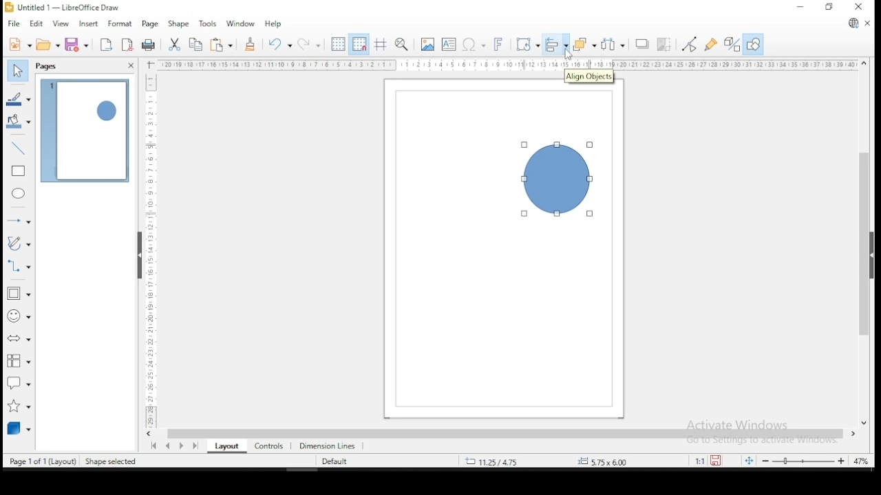  What do you see at coordinates (556, 179) in the screenshot?
I see `shape` at bounding box center [556, 179].